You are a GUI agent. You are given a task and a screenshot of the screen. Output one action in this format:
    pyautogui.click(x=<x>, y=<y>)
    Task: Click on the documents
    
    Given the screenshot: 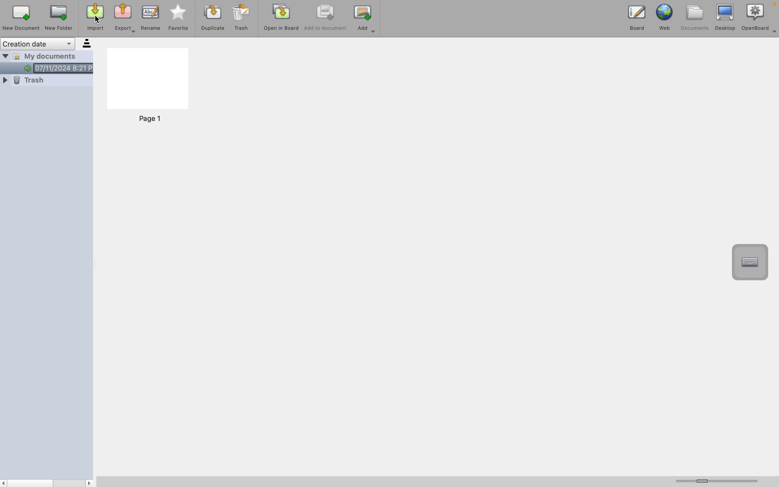 What is the action you would take?
    pyautogui.click(x=694, y=17)
    